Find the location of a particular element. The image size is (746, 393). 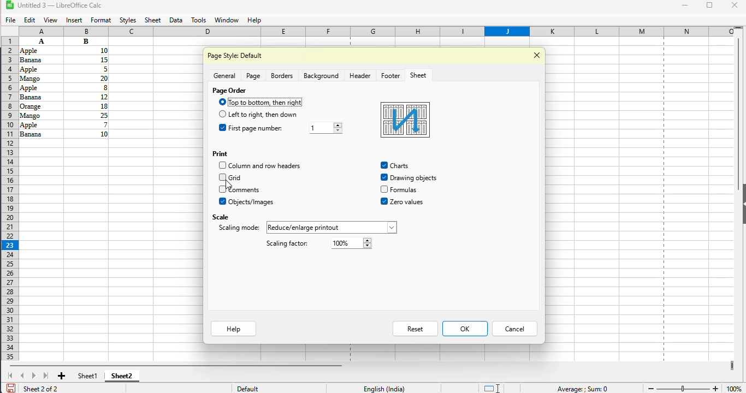

scroll to first sheet is located at coordinates (10, 376).